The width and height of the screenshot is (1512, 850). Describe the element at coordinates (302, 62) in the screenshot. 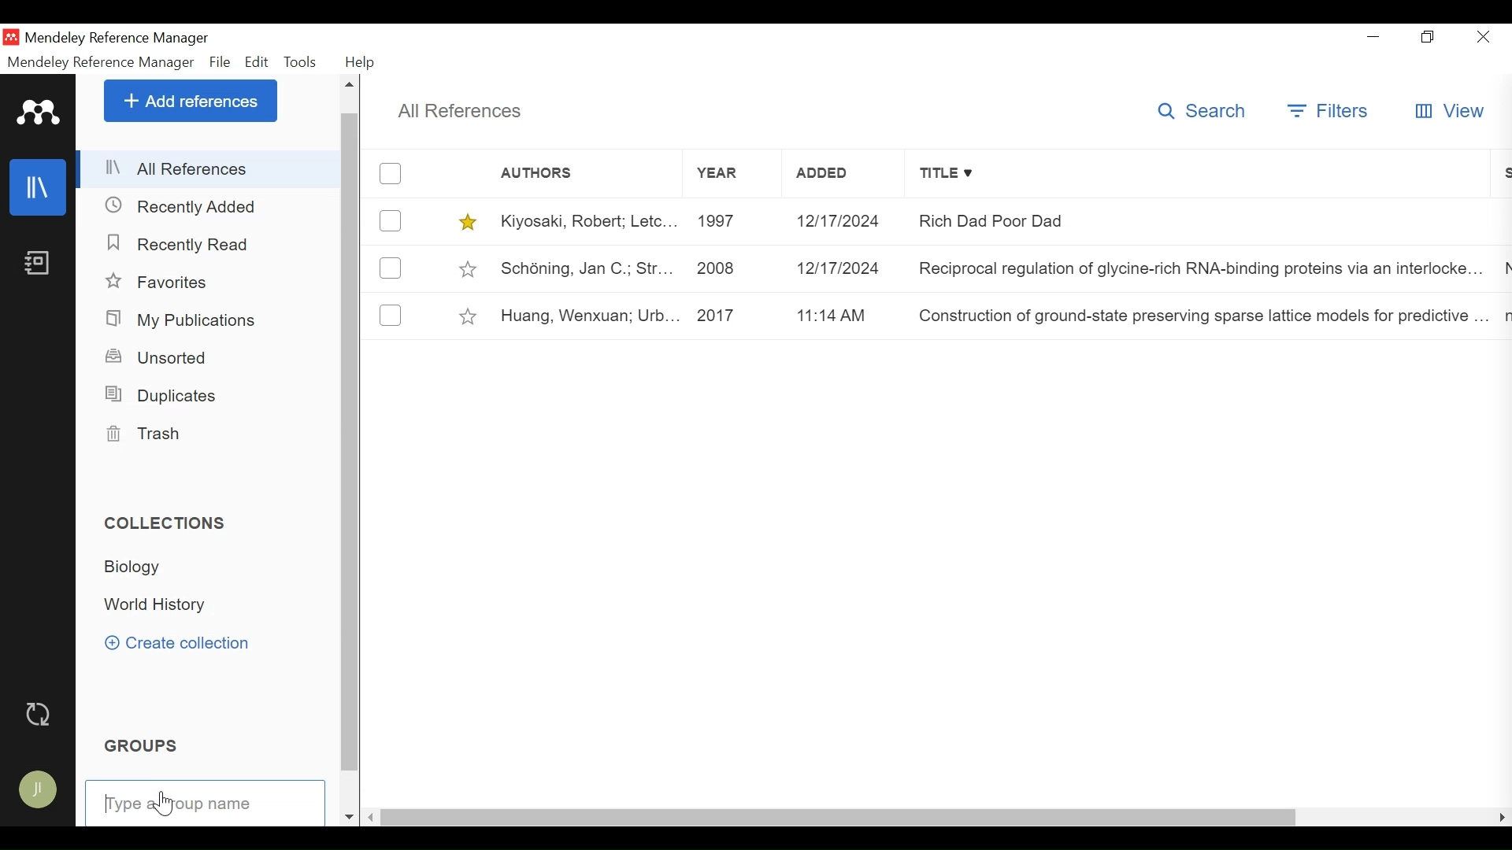

I see `Tools` at that location.